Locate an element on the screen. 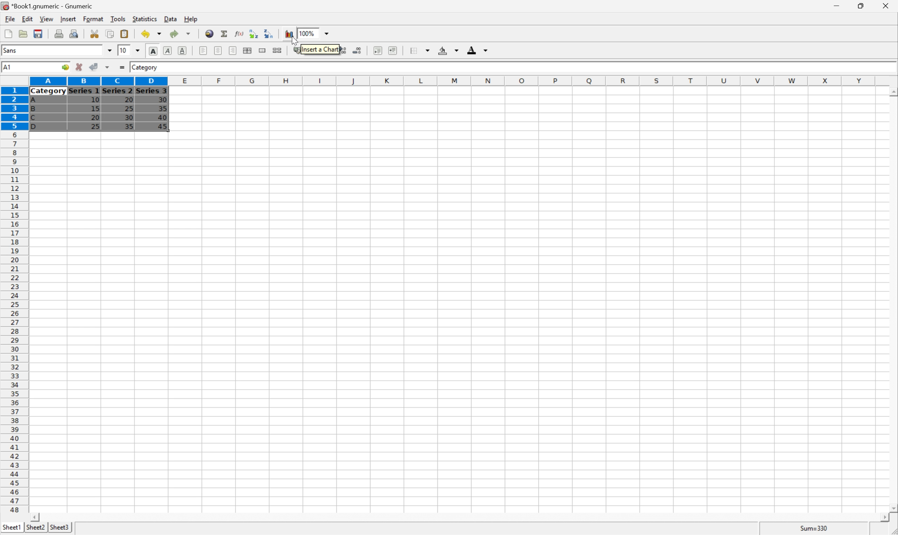  5R*4C is located at coordinates (15, 68).